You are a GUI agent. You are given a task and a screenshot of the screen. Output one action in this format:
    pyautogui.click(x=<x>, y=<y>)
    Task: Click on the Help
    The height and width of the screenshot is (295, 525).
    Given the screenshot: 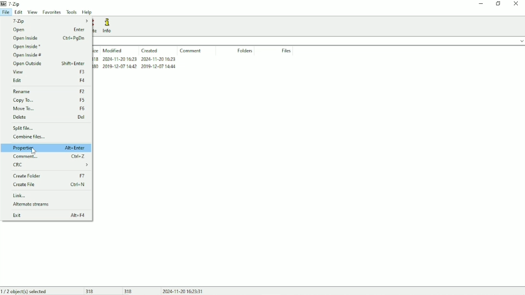 What is the action you would take?
    pyautogui.click(x=87, y=12)
    